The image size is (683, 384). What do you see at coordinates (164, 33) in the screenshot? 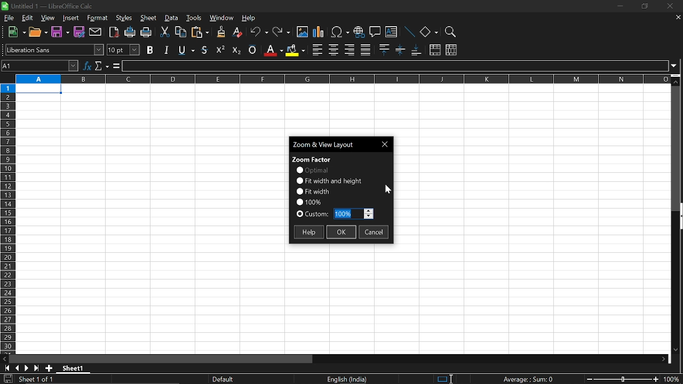
I see `cut` at bounding box center [164, 33].